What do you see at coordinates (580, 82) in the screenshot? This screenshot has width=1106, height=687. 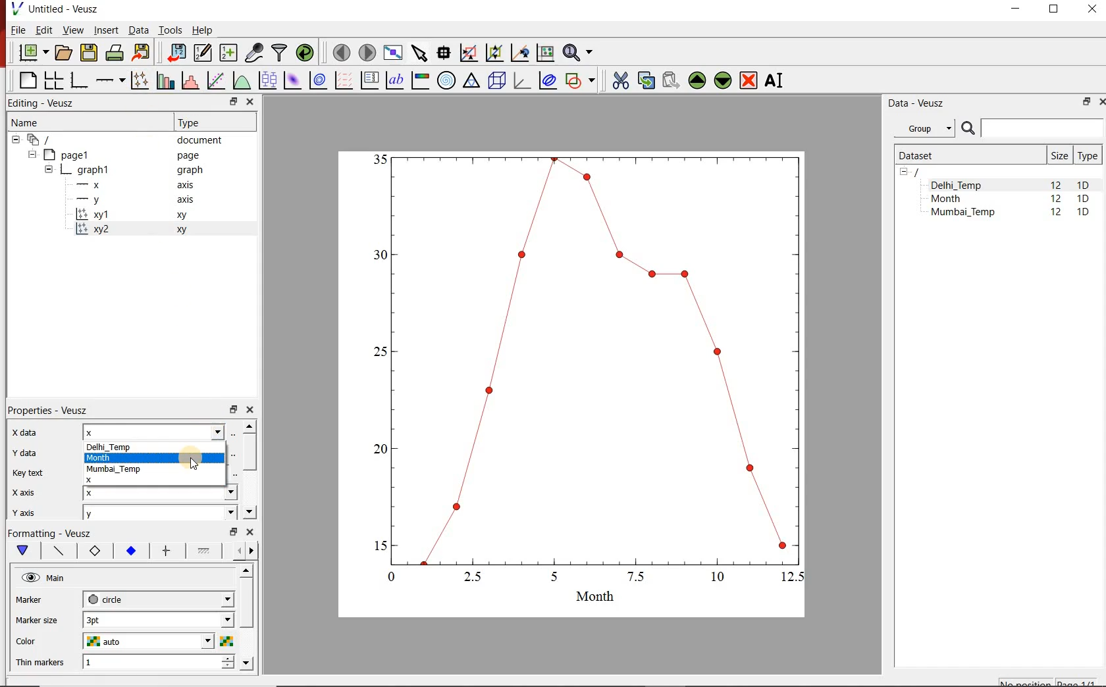 I see `add a shape to the plot` at bounding box center [580, 82].